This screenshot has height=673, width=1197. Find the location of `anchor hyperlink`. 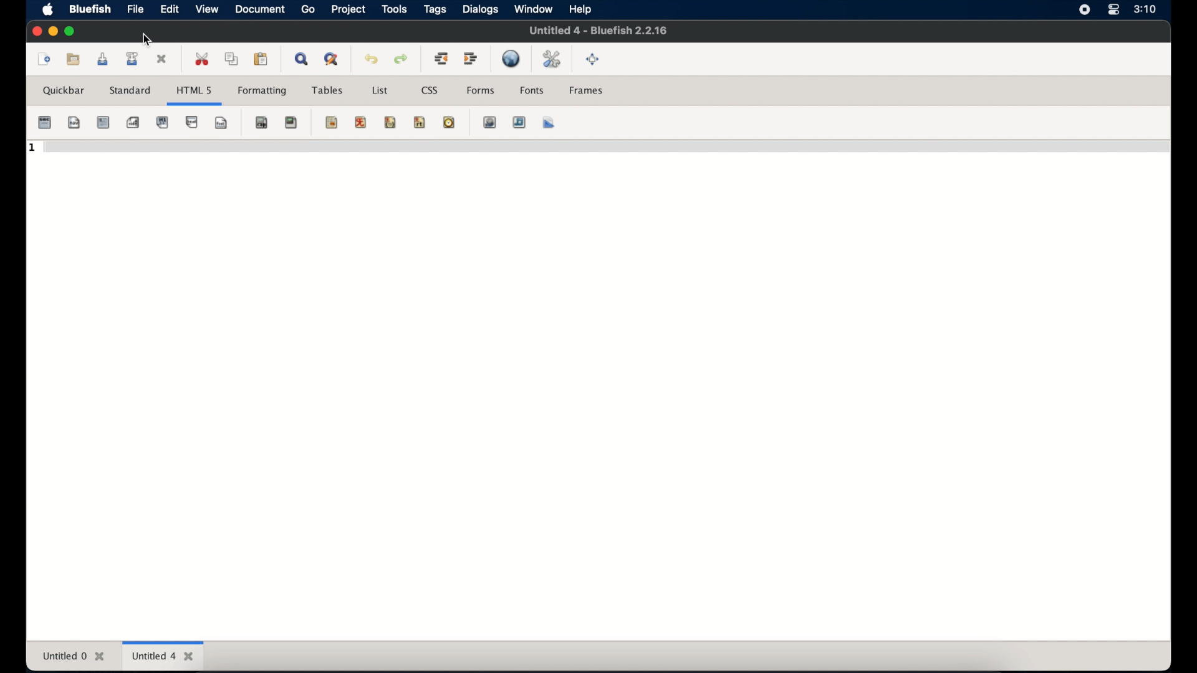

anchor hyperlink is located at coordinates (292, 123).